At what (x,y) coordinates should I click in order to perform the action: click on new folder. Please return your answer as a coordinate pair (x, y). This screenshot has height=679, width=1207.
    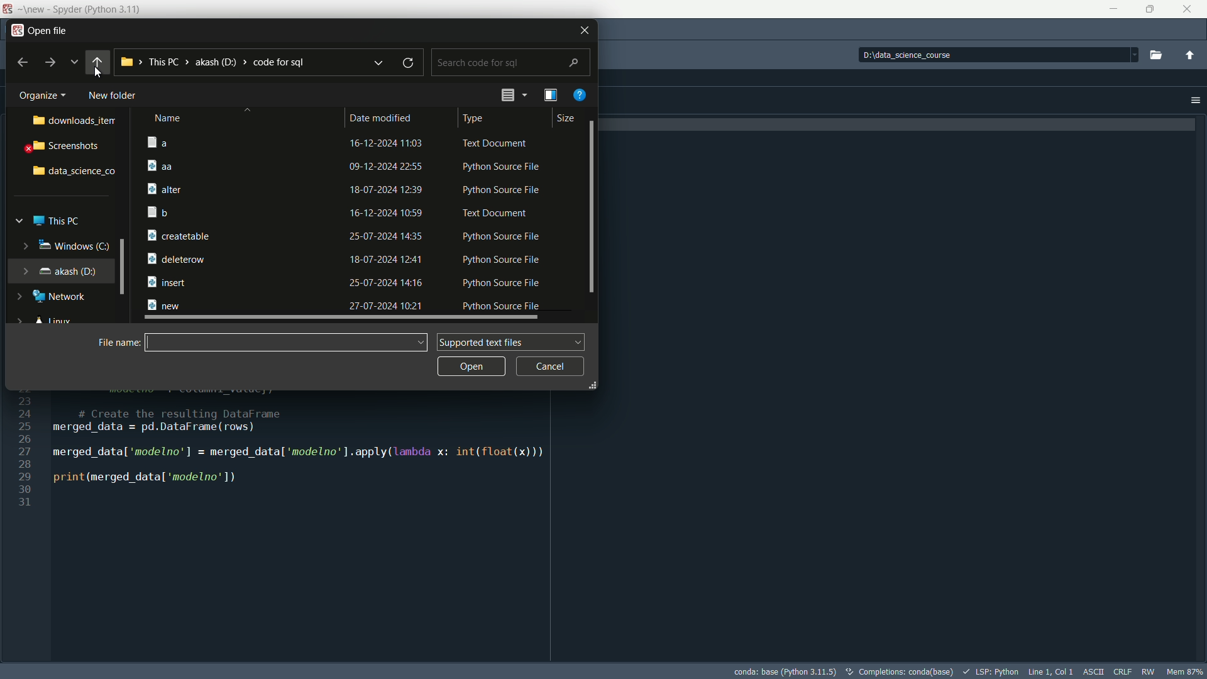
    Looking at the image, I should click on (113, 96).